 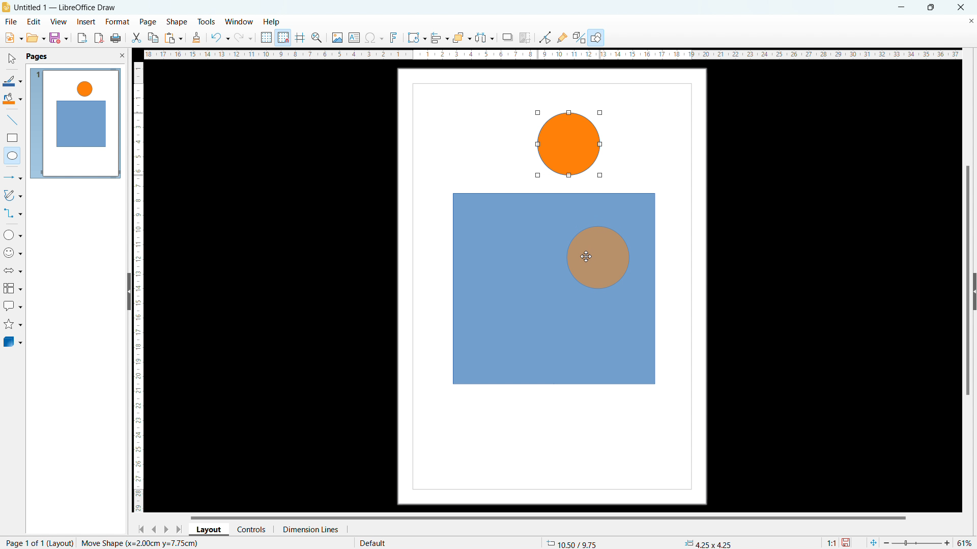 I want to click on show gluepoint functions, so click(x=562, y=37).